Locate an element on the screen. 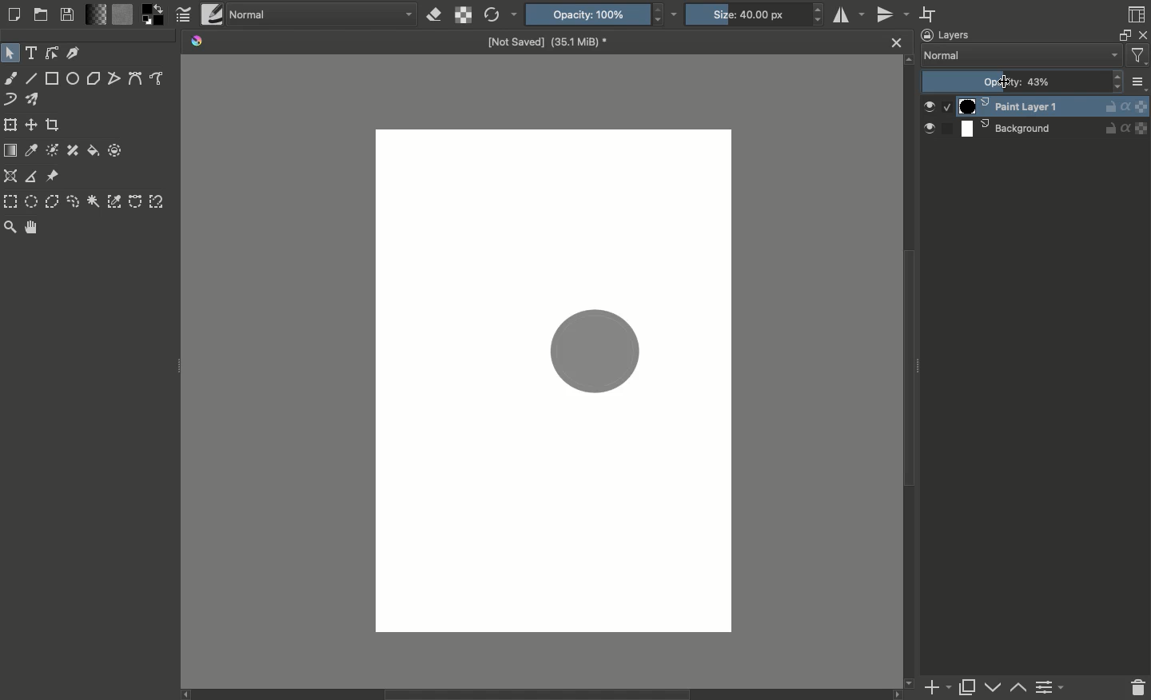 This screenshot has height=700, width=1151. Colorize mask is located at coordinates (53, 150).